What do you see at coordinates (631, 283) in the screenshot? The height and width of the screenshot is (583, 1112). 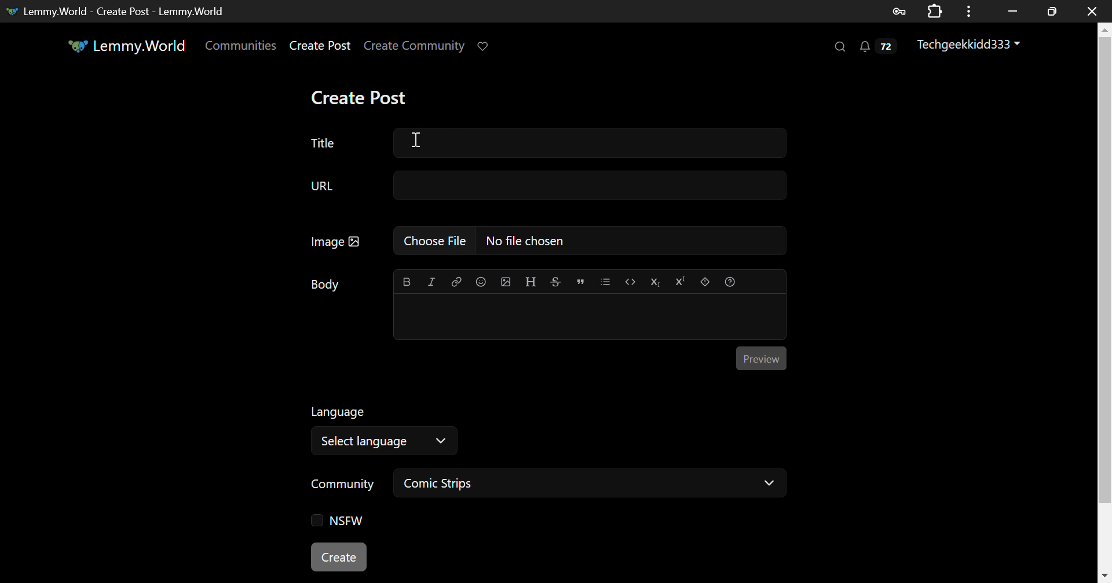 I see `Code` at bounding box center [631, 283].